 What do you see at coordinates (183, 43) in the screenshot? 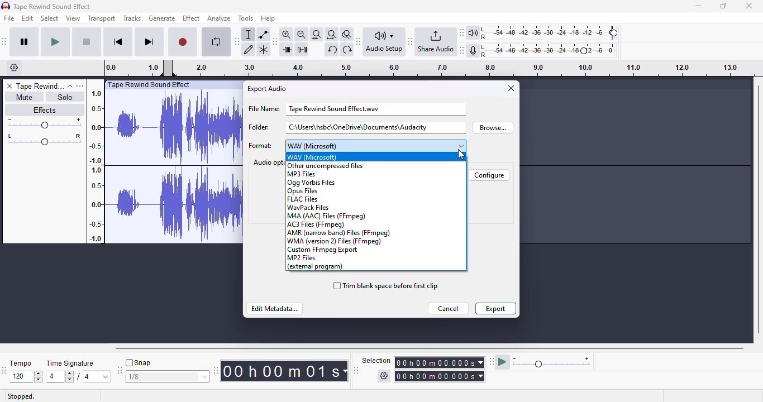
I see `record` at bounding box center [183, 43].